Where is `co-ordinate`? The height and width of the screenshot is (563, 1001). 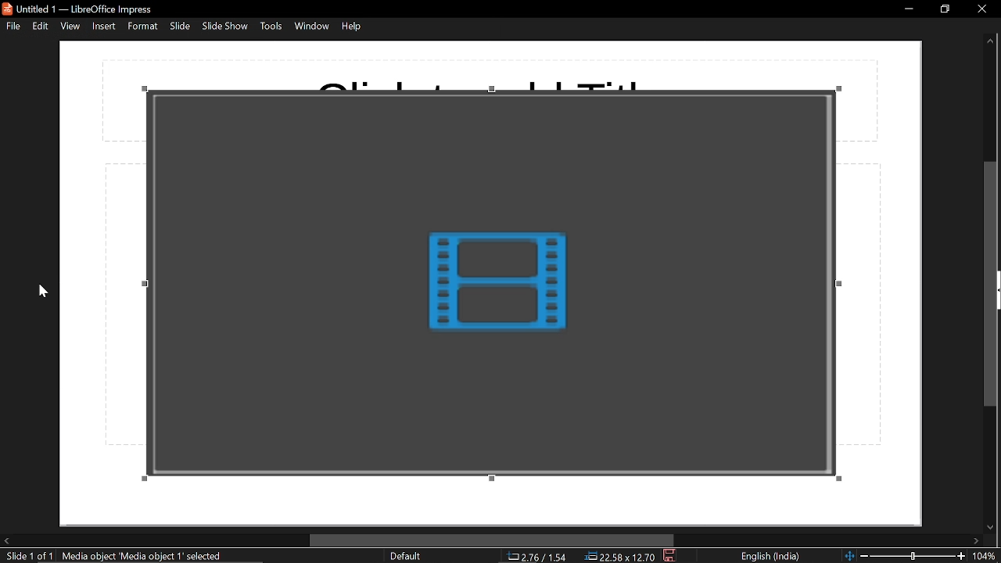 co-ordinate is located at coordinates (535, 558).